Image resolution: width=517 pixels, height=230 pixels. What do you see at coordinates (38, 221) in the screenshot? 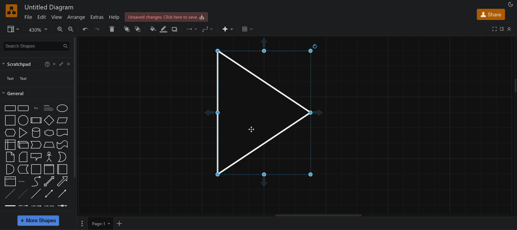
I see `more shapes` at bounding box center [38, 221].